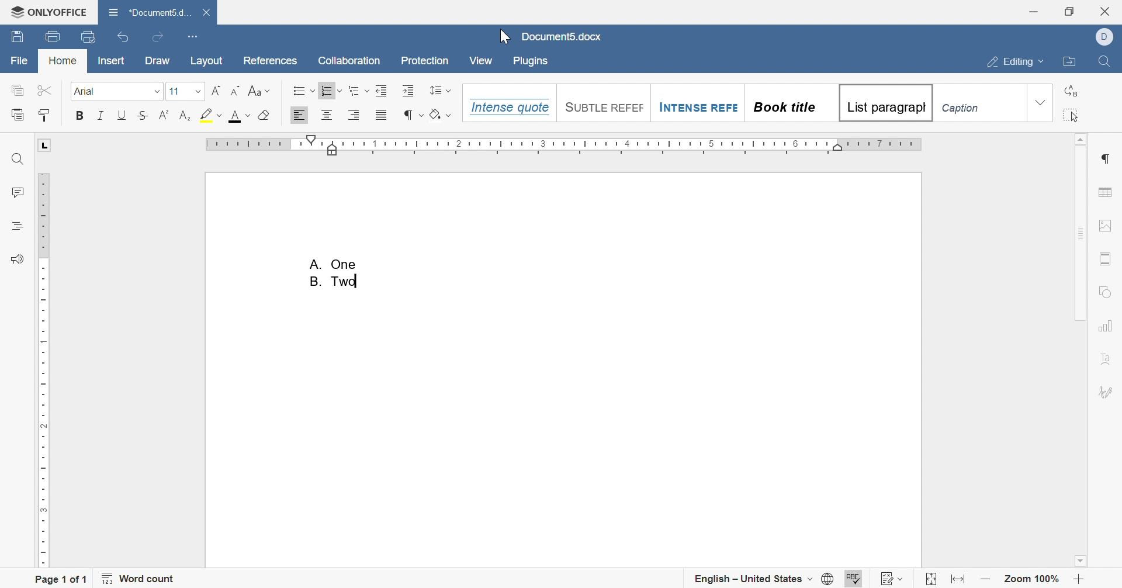 The width and height of the screenshot is (1122, 588). Describe the element at coordinates (184, 114) in the screenshot. I see `subscript` at that location.